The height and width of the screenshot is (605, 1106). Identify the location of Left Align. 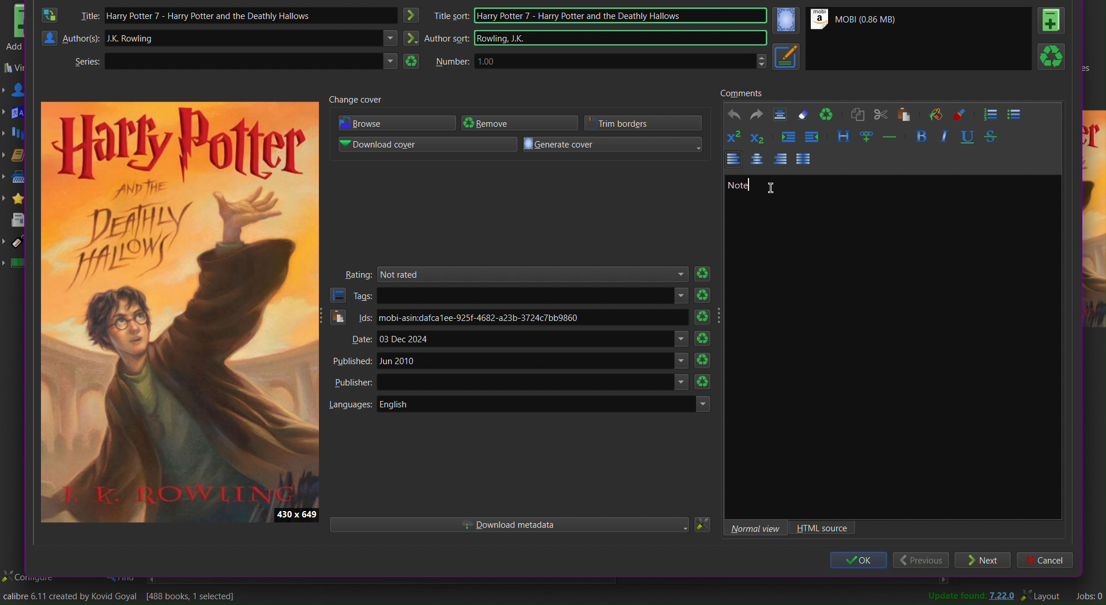
(779, 160).